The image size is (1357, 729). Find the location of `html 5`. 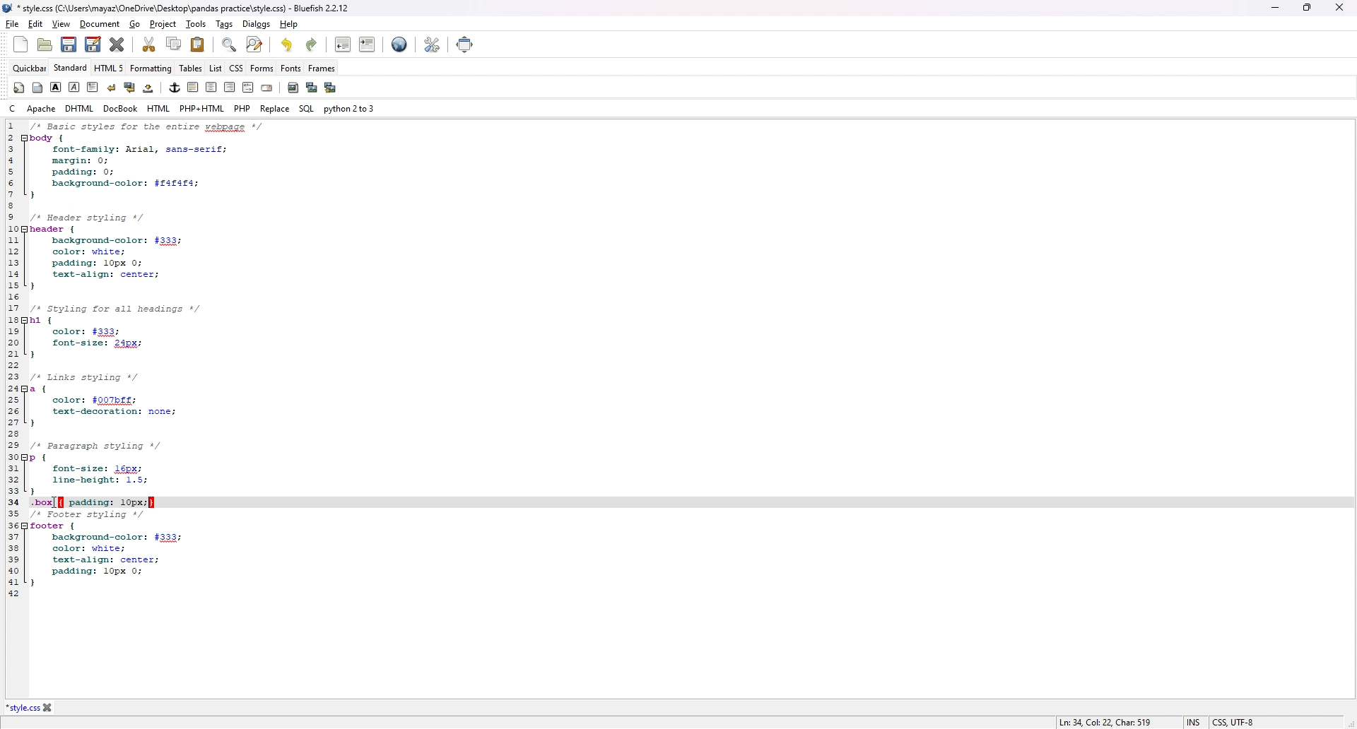

html 5 is located at coordinates (110, 68).